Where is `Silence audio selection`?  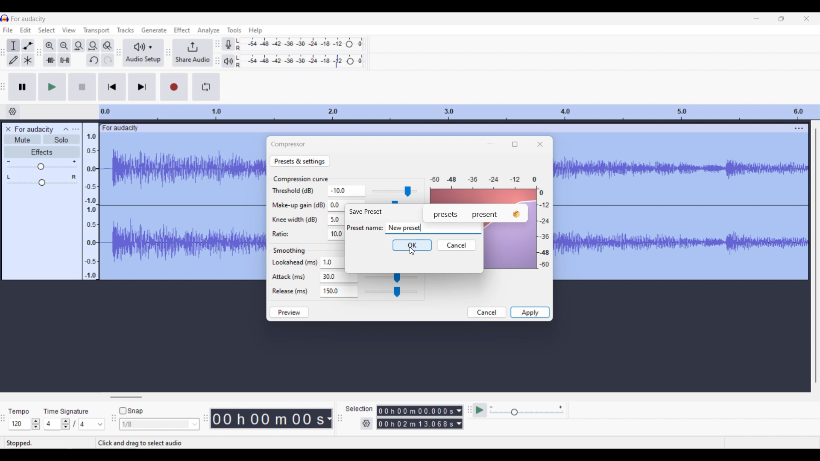
Silence audio selection is located at coordinates (65, 60).